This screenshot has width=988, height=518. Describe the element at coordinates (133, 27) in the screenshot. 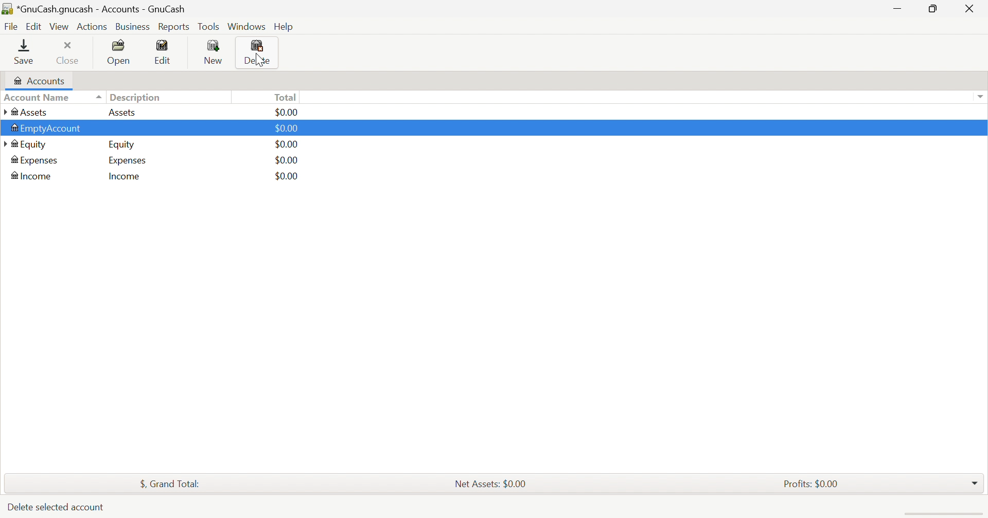

I see `Business` at that location.